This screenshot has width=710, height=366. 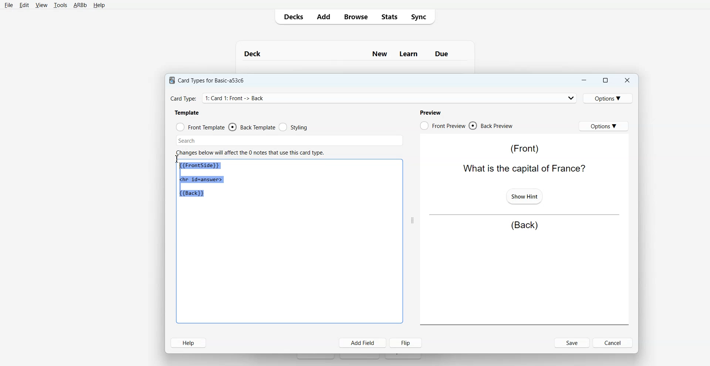 I want to click on View, so click(x=41, y=5).